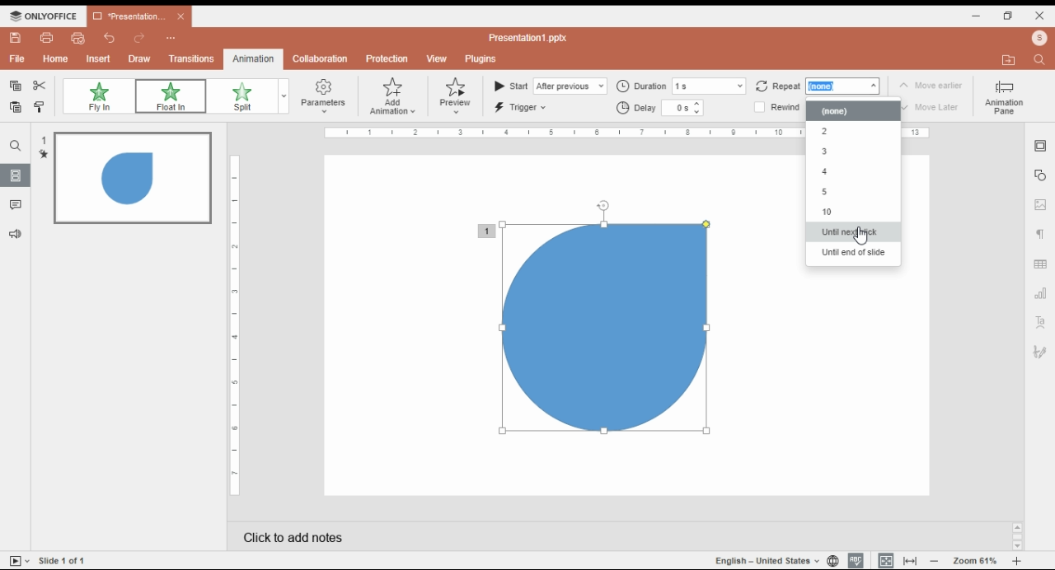  Describe the element at coordinates (16, 86) in the screenshot. I see `copy` at that location.